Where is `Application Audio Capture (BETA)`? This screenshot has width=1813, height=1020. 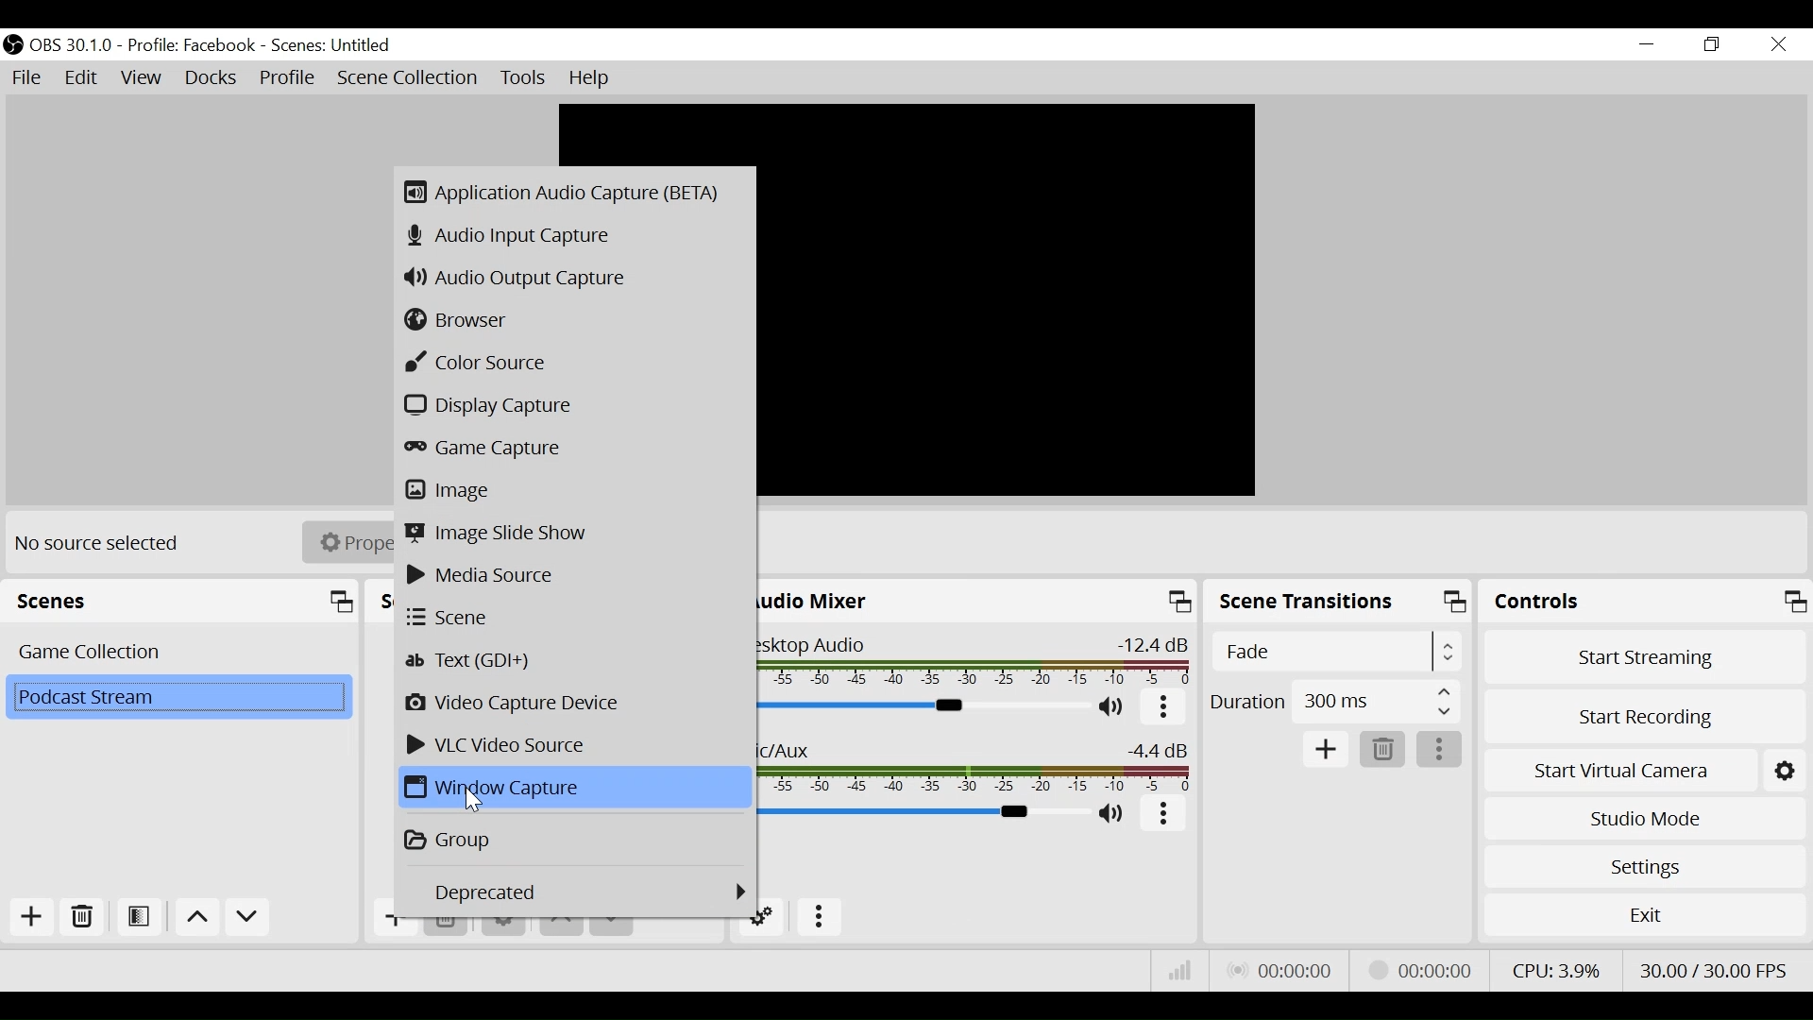 Application Audio Capture (BETA) is located at coordinates (571, 194).